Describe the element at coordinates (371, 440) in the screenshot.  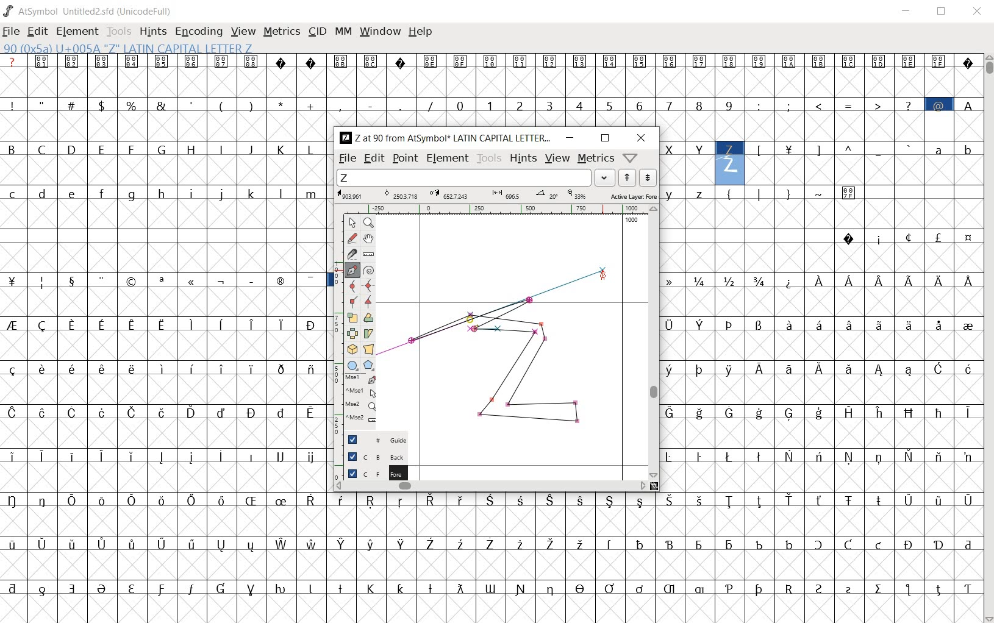
I see `Guide` at that location.